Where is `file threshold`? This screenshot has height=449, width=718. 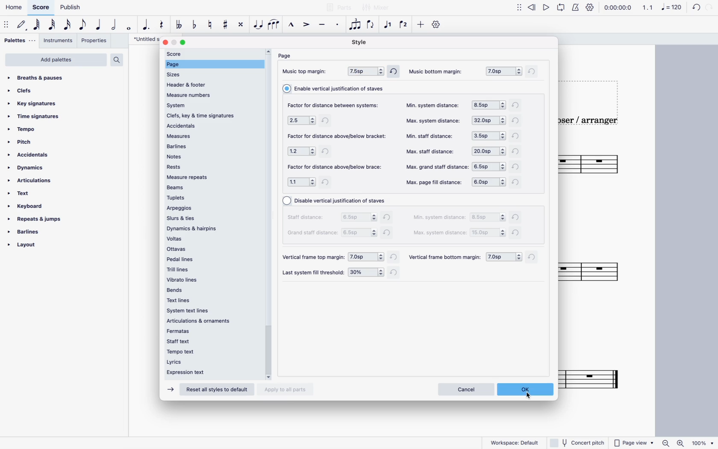
file threshold is located at coordinates (313, 273).